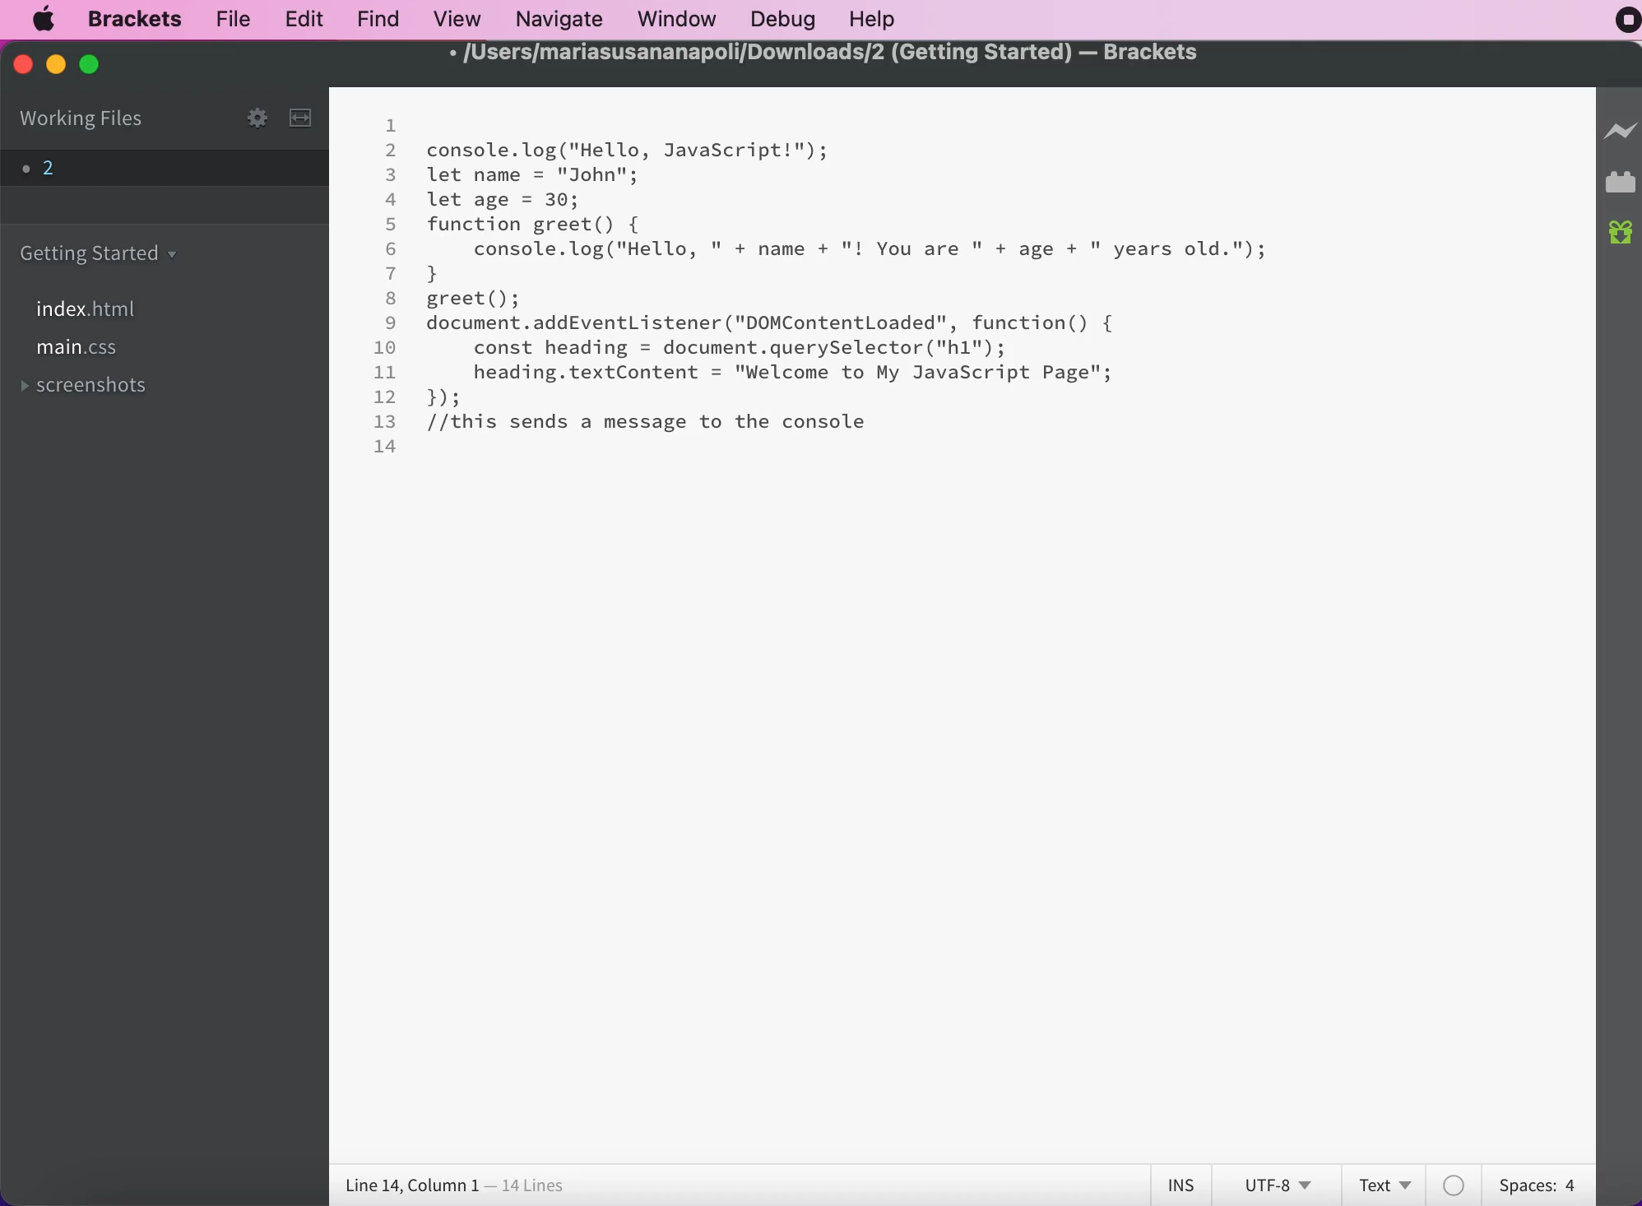  I want to click on live preview, so click(1620, 131).